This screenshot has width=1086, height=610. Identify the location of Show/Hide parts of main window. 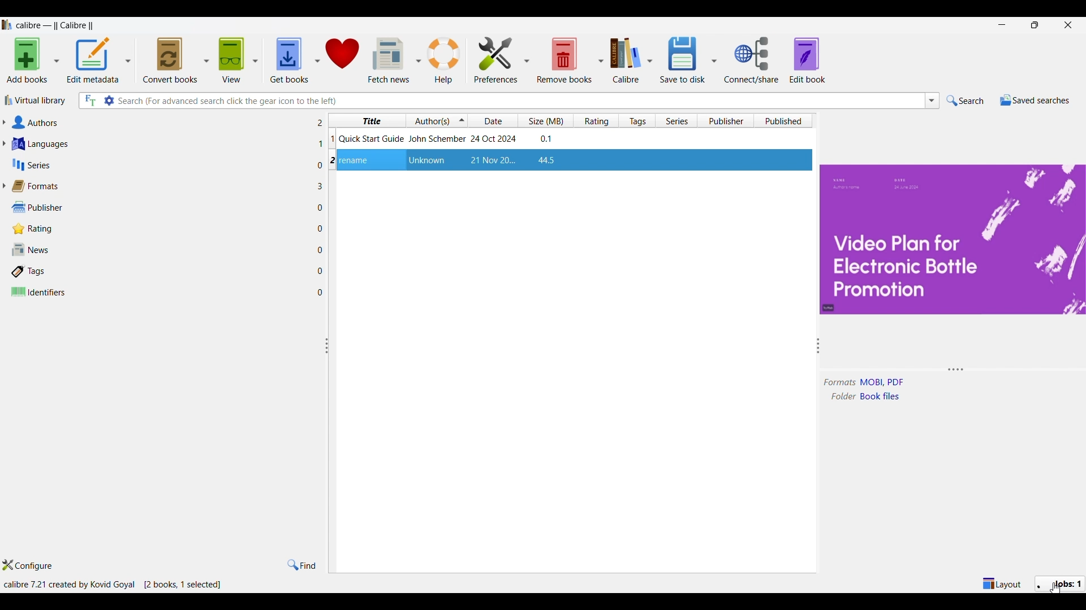
(1003, 584).